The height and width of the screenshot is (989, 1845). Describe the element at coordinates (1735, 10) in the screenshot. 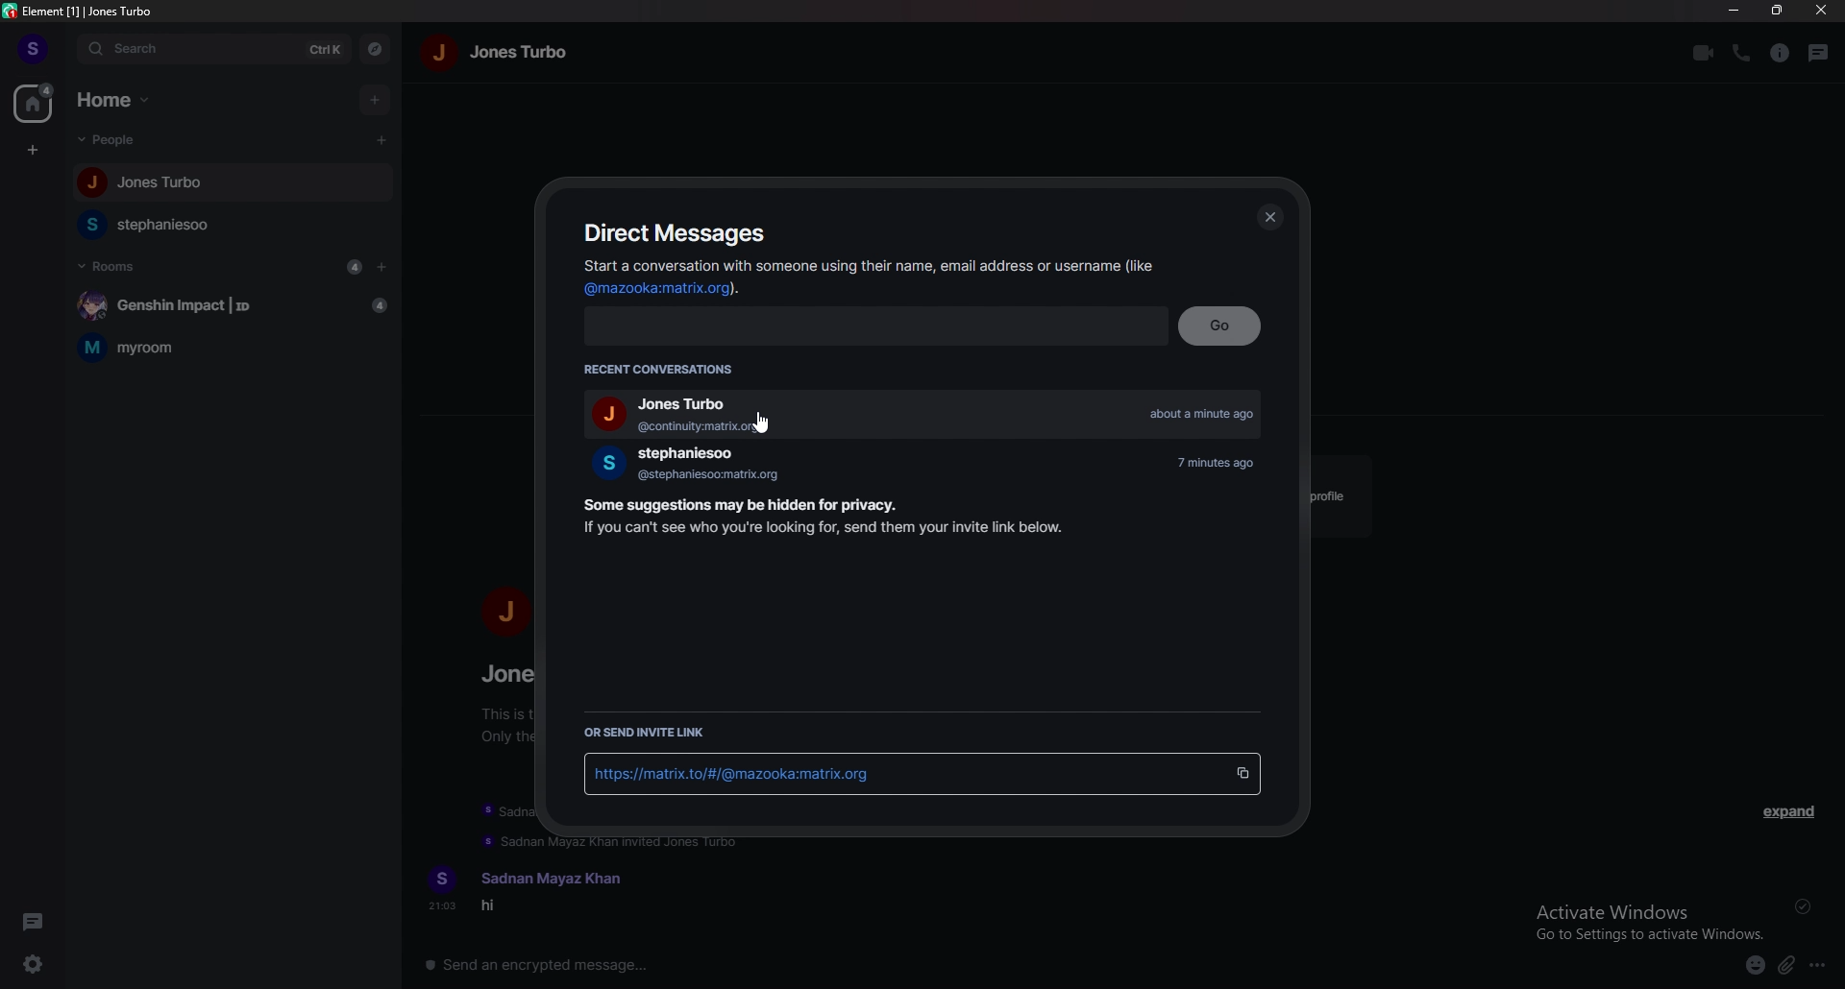

I see `minimize` at that location.